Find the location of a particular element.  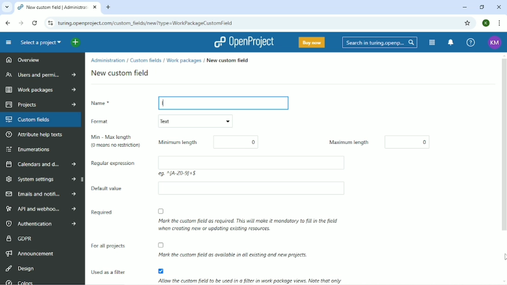

Enumerations is located at coordinates (27, 149).